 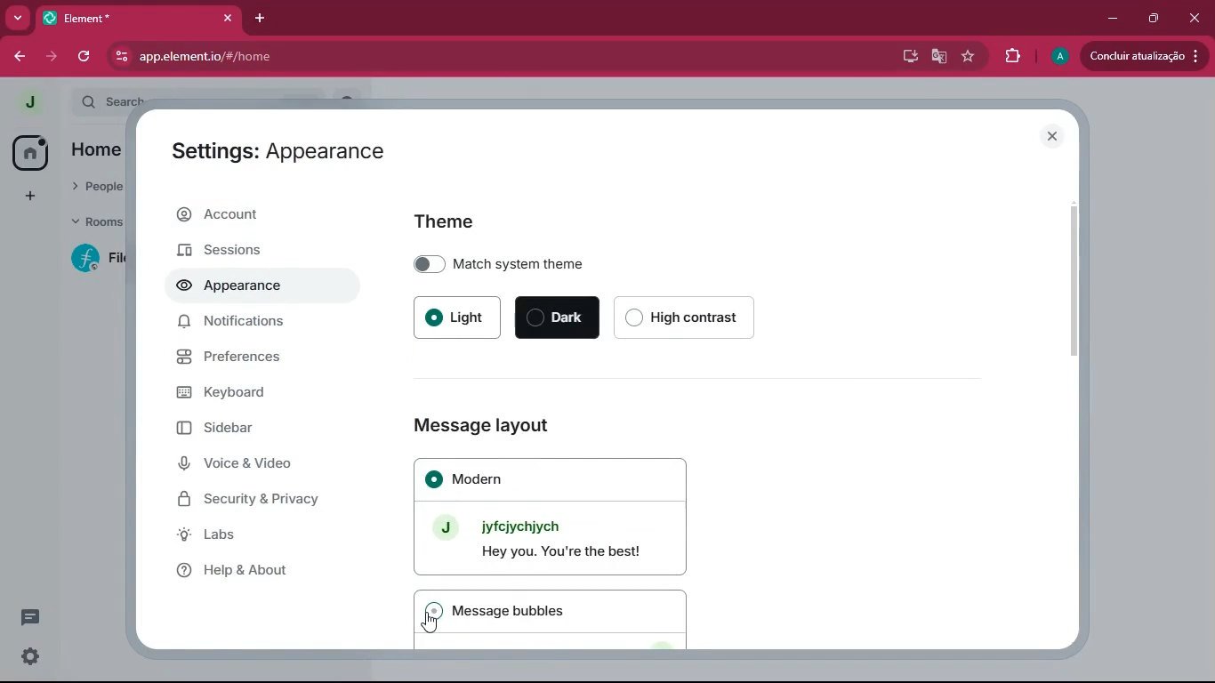 What do you see at coordinates (85, 56) in the screenshot?
I see `refresh` at bounding box center [85, 56].